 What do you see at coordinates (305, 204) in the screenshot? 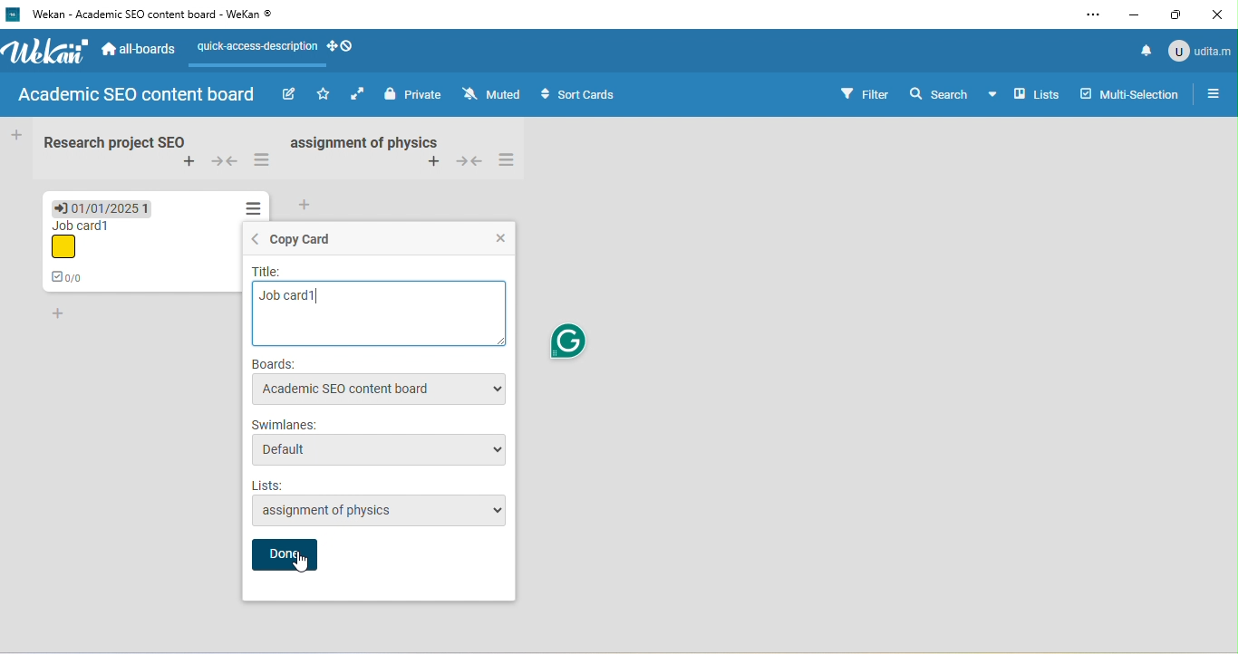
I see `add` at bounding box center [305, 204].